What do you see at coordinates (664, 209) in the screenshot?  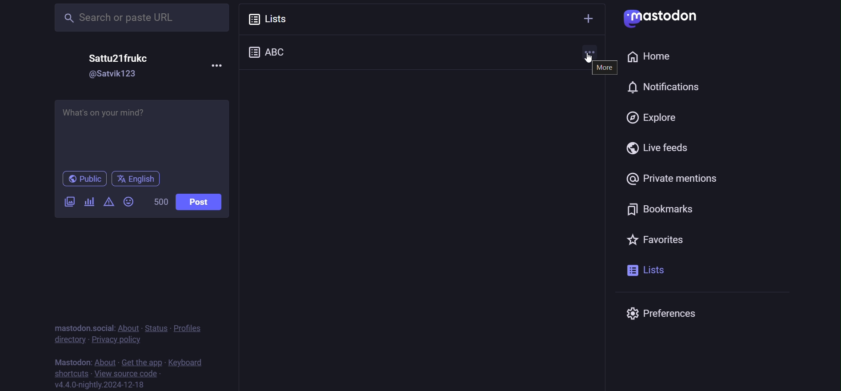 I see `bookmark` at bounding box center [664, 209].